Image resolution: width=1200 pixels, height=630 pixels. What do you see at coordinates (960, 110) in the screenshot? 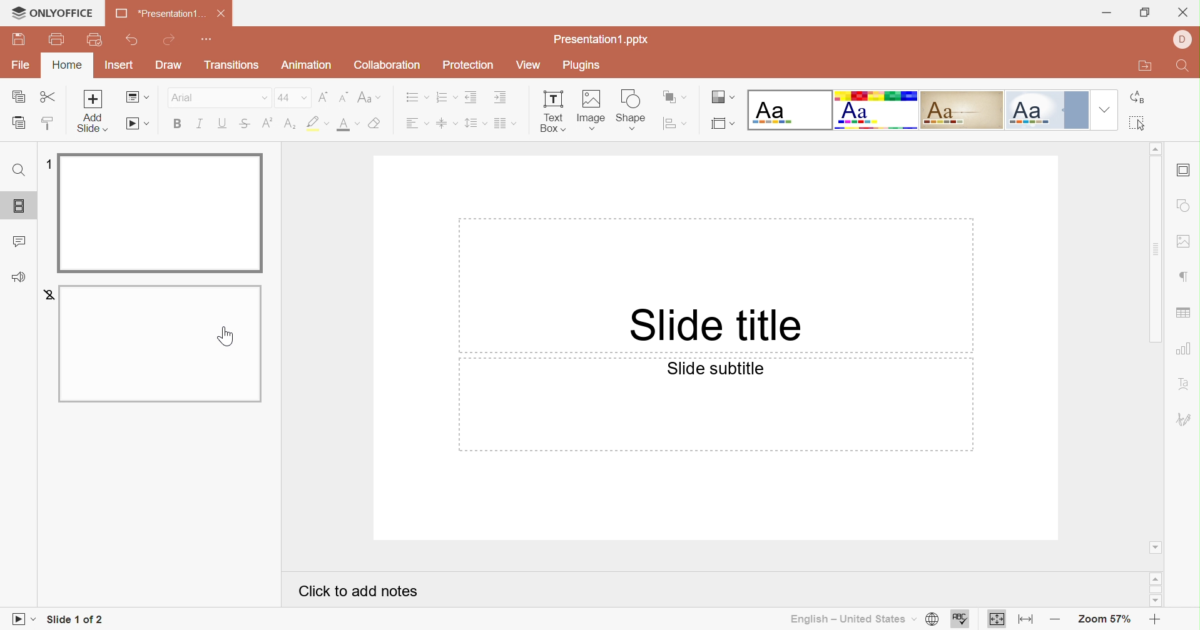
I see `Classic` at bounding box center [960, 110].